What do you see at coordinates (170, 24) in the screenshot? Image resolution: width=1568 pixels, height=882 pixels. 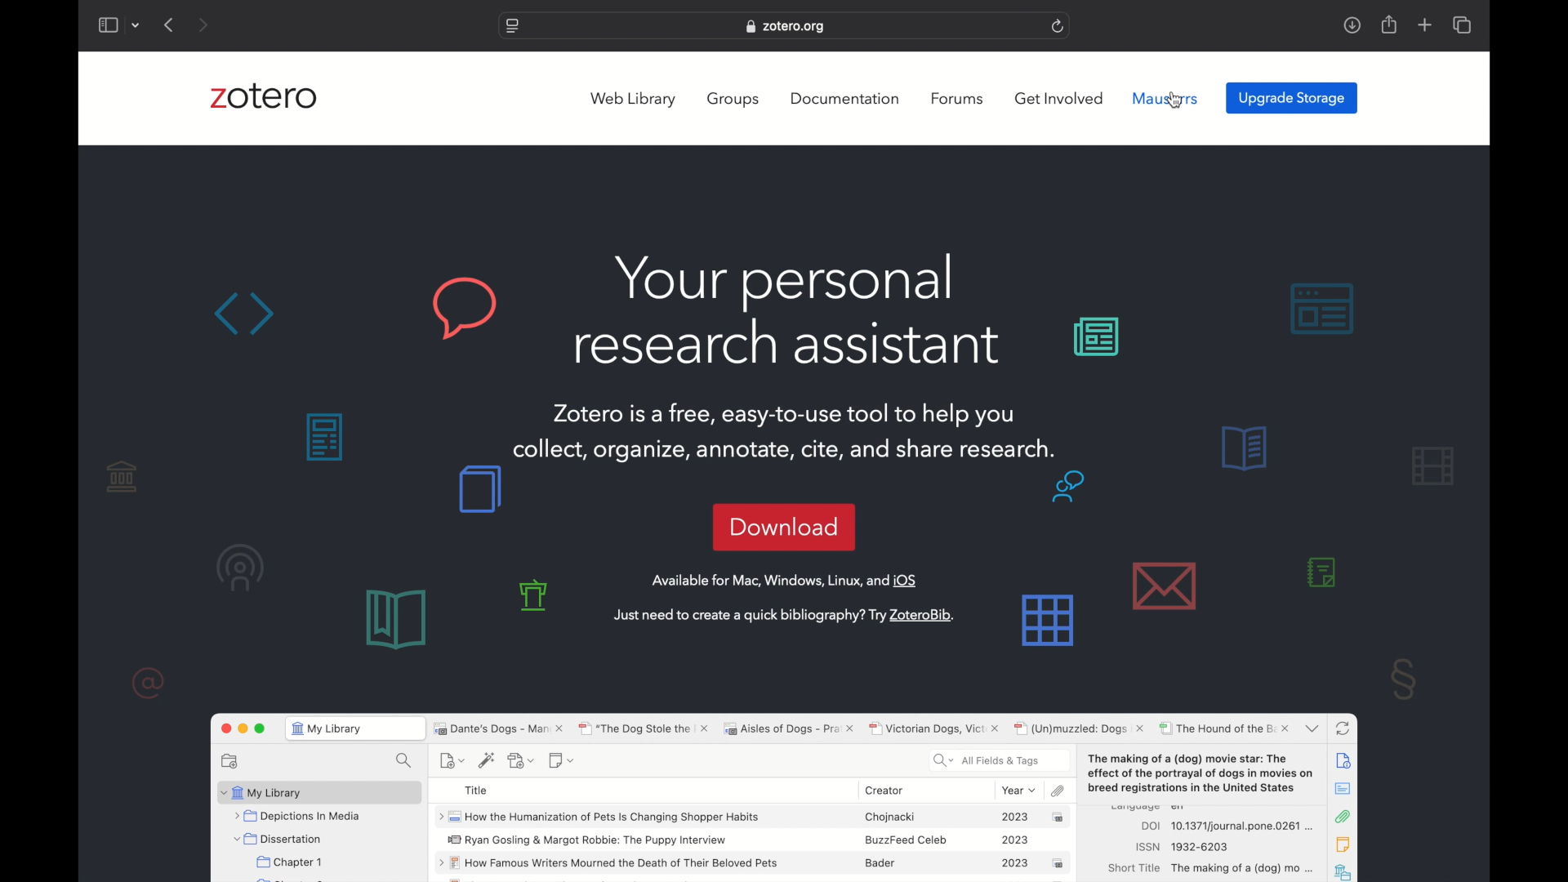 I see `previous` at bounding box center [170, 24].